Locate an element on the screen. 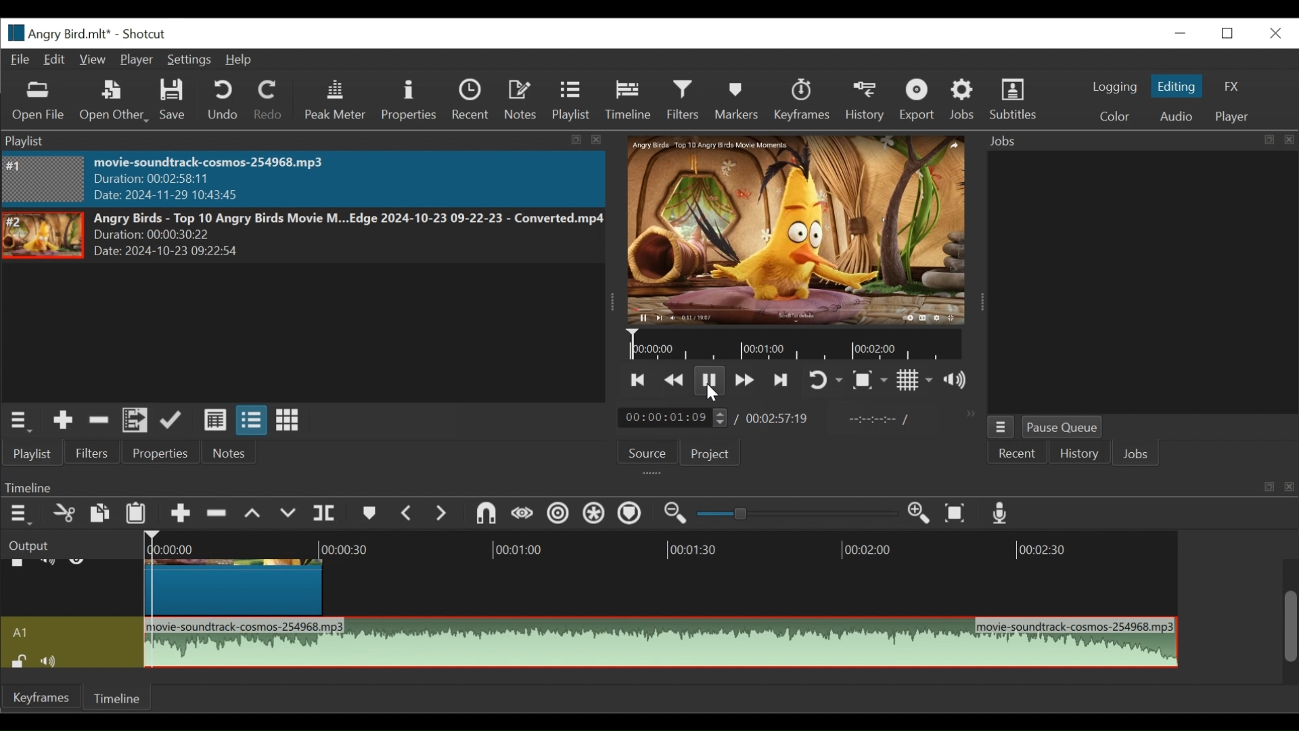 This screenshot has height=731, width=1299. Filters is located at coordinates (685, 102).